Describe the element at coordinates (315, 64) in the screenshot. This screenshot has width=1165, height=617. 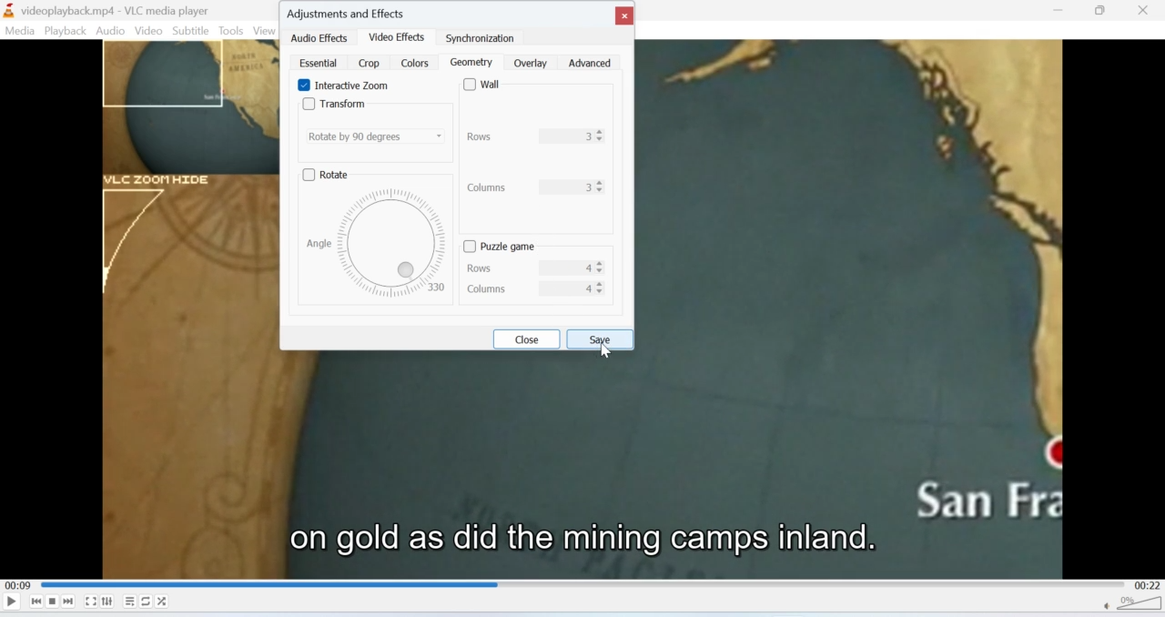
I see `essential` at that location.